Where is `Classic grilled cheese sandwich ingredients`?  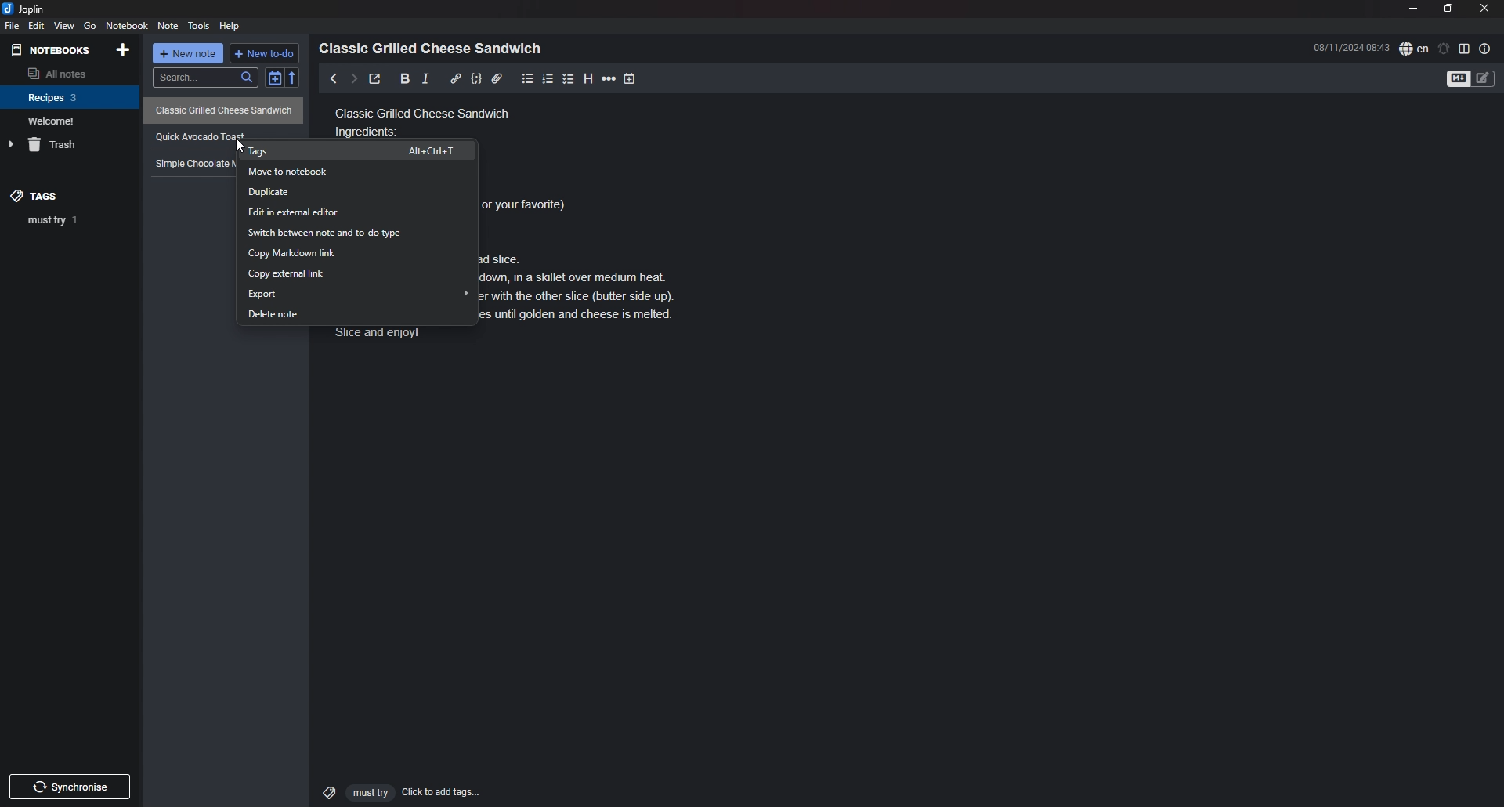
Classic grilled cheese sandwich ingredients is located at coordinates (425, 120).